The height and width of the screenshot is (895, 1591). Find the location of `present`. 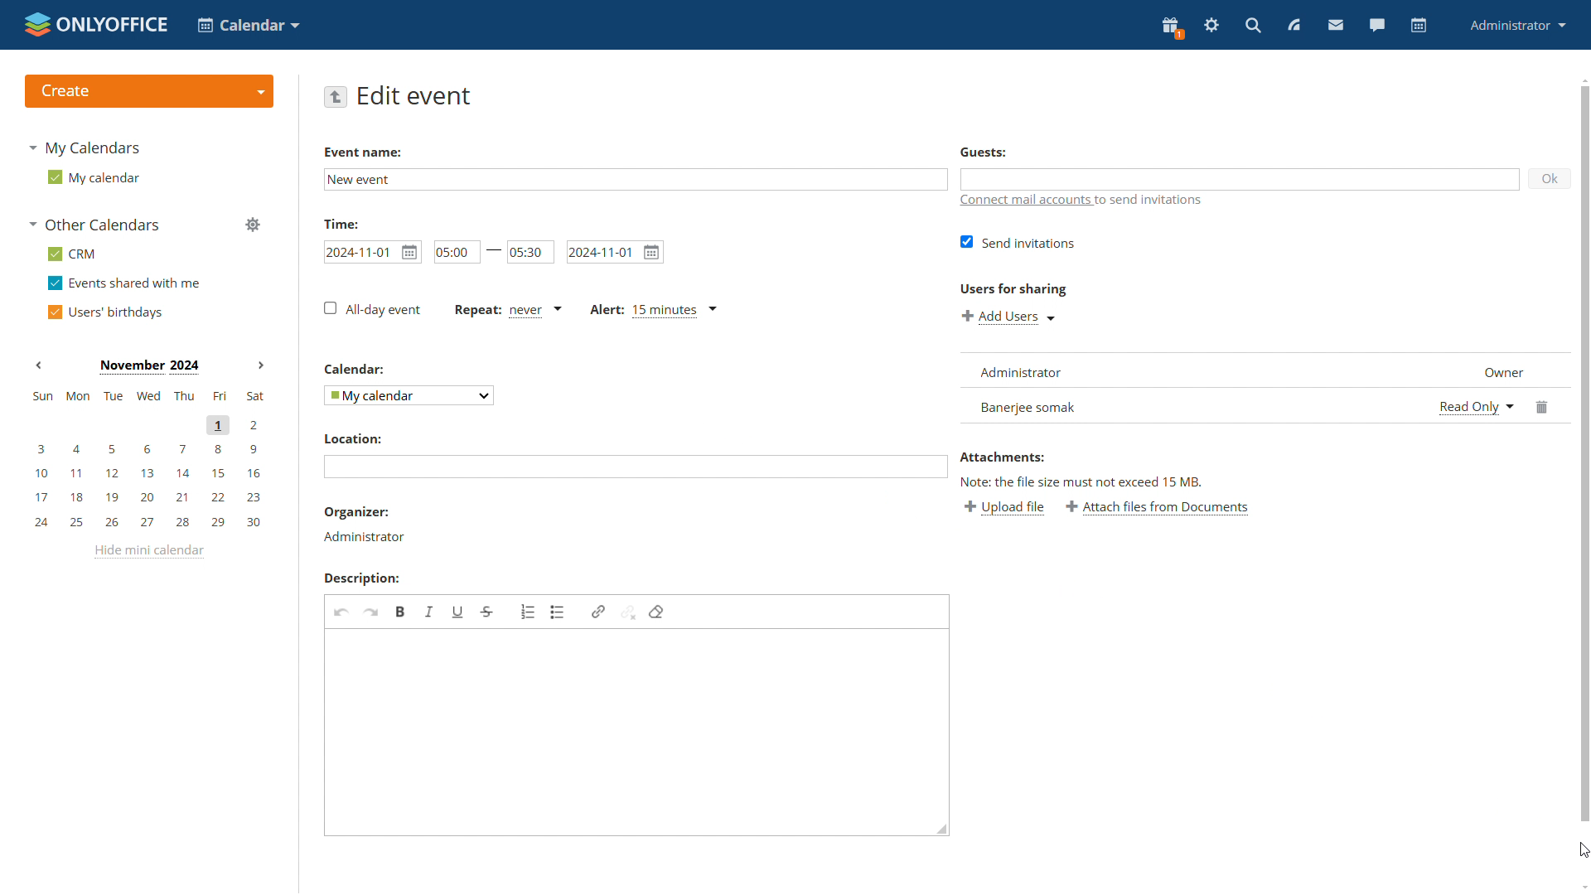

present is located at coordinates (1172, 28).